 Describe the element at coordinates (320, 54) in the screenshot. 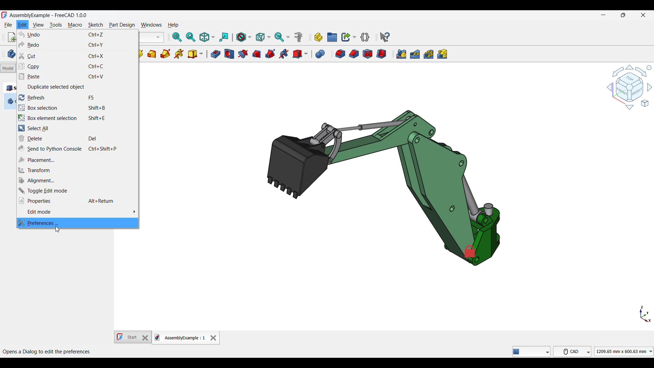

I see `Boolean operation` at that location.